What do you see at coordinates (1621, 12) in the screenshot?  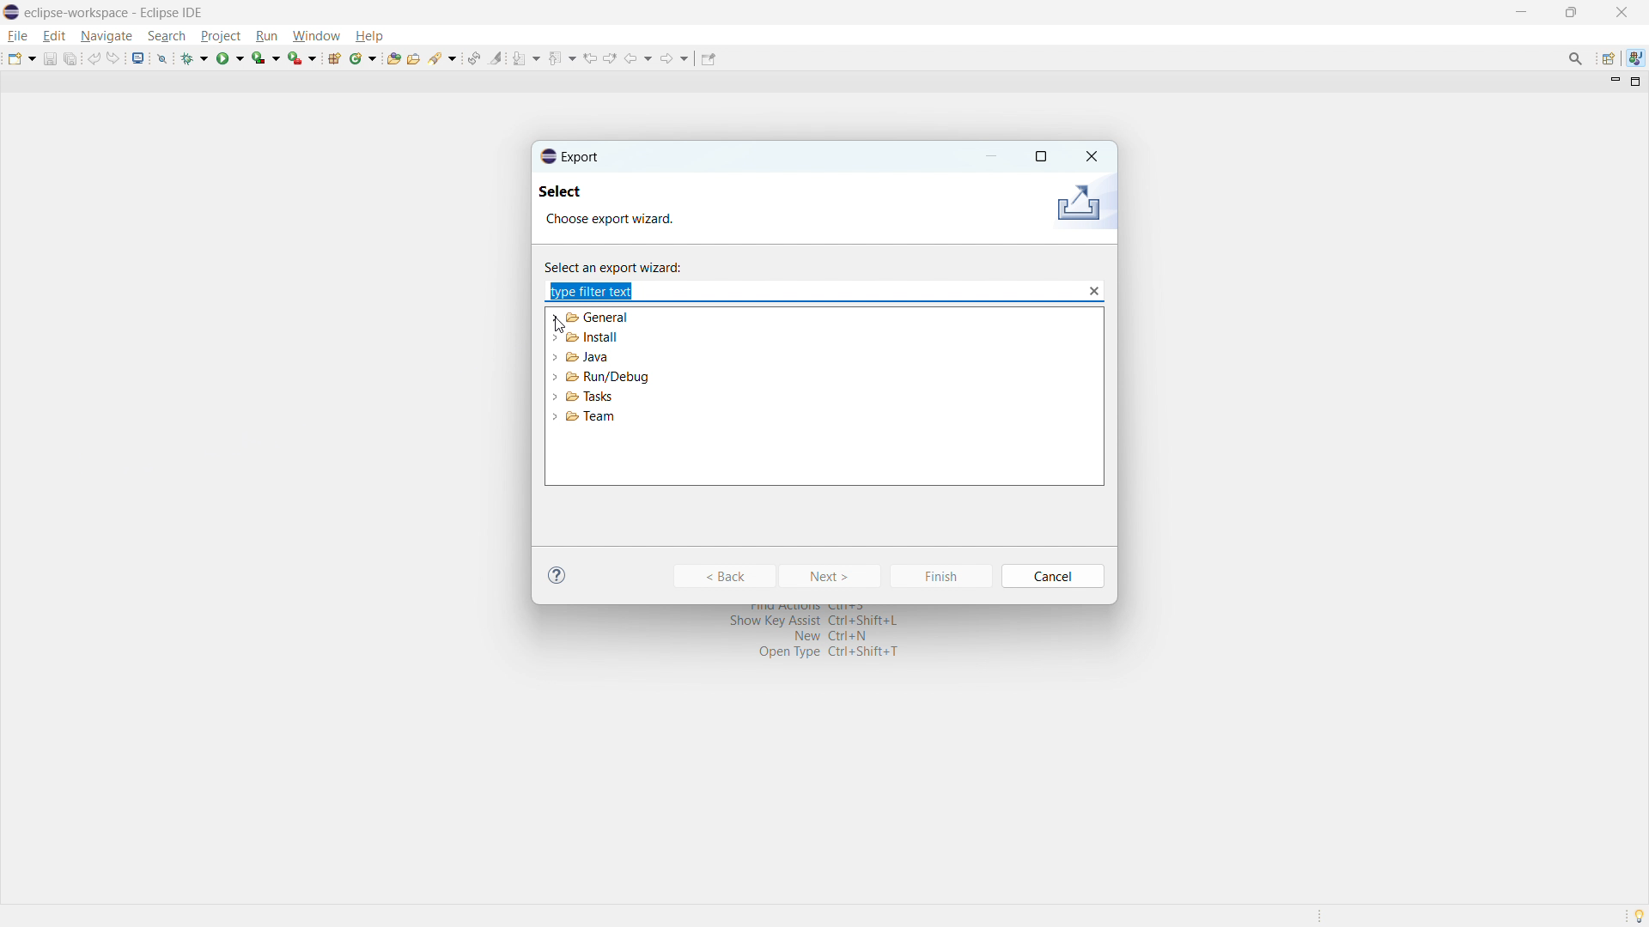 I see `close` at bounding box center [1621, 12].